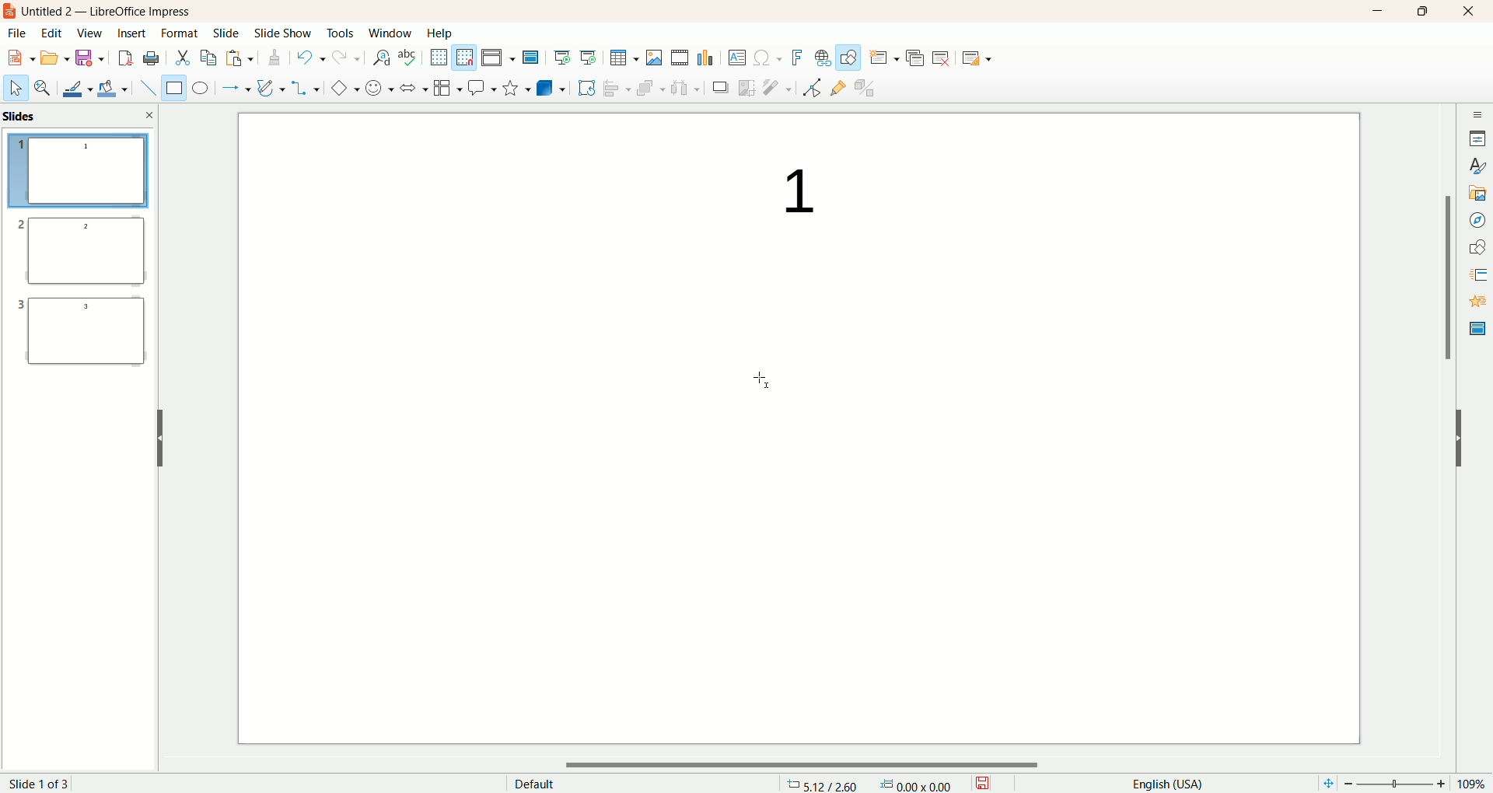  What do you see at coordinates (10, 13) in the screenshot?
I see `logo` at bounding box center [10, 13].